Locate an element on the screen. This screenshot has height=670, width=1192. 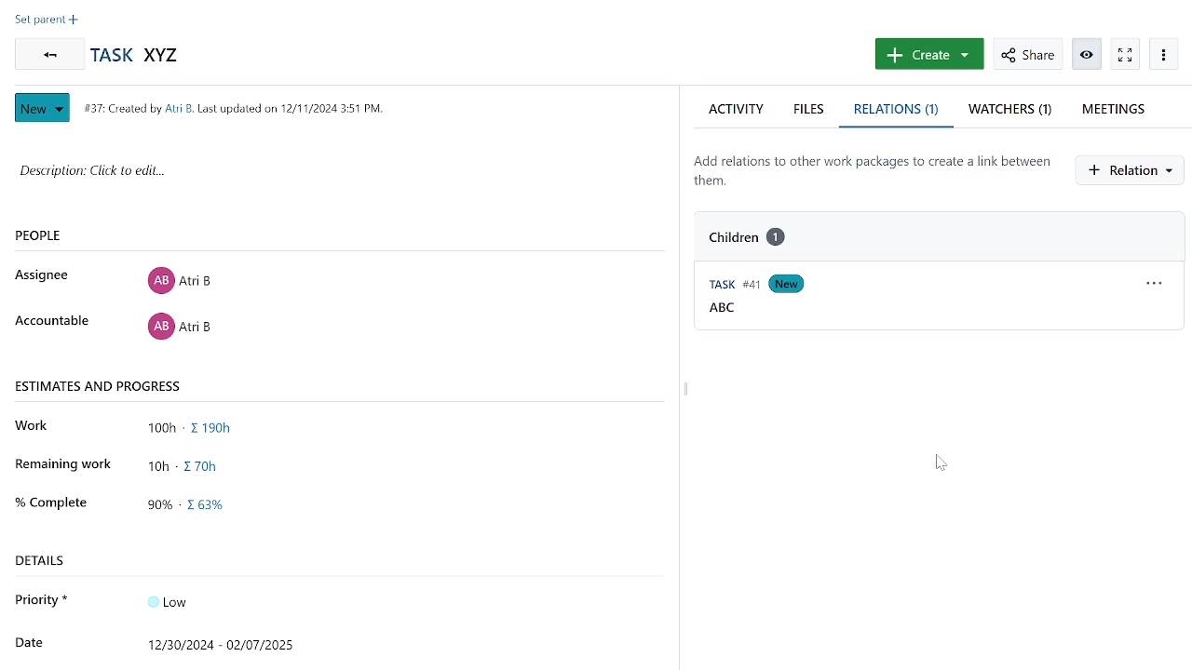
accountable is located at coordinates (179, 329).